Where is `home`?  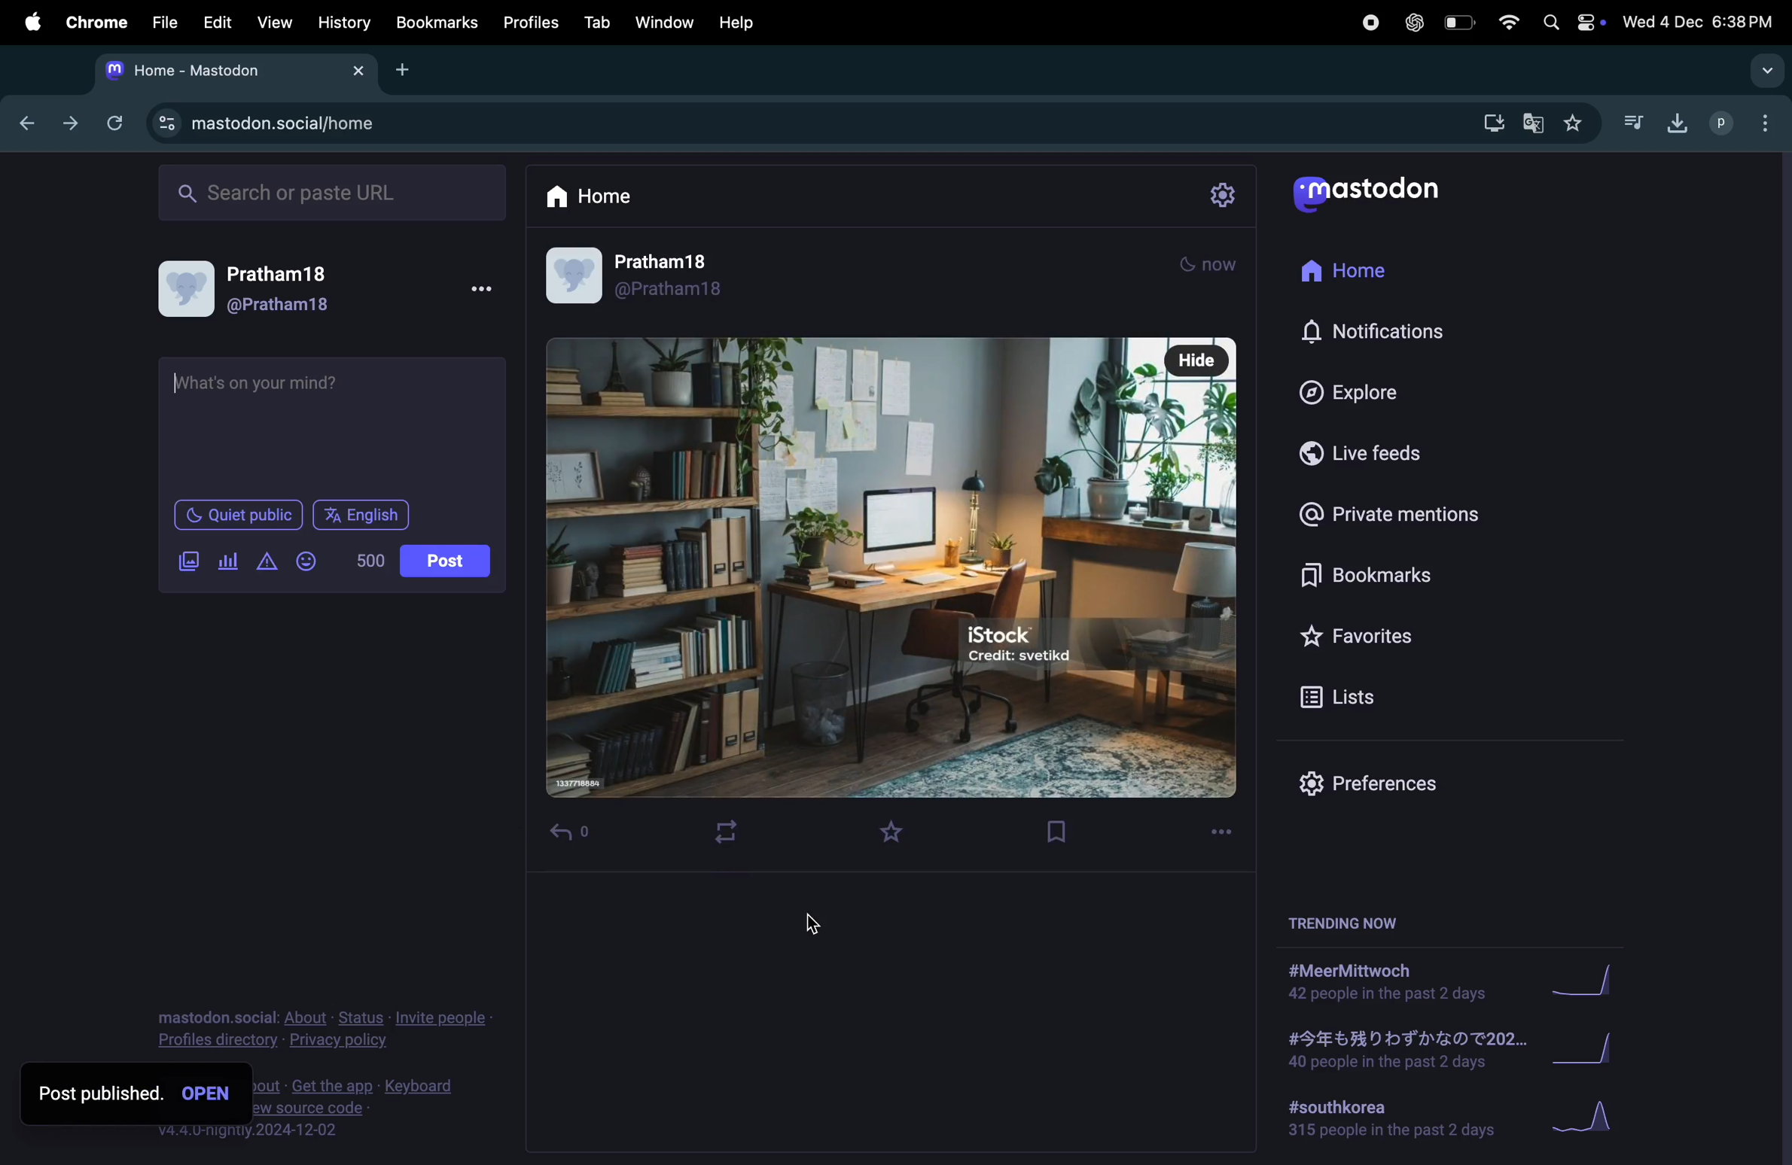
home is located at coordinates (604, 199).